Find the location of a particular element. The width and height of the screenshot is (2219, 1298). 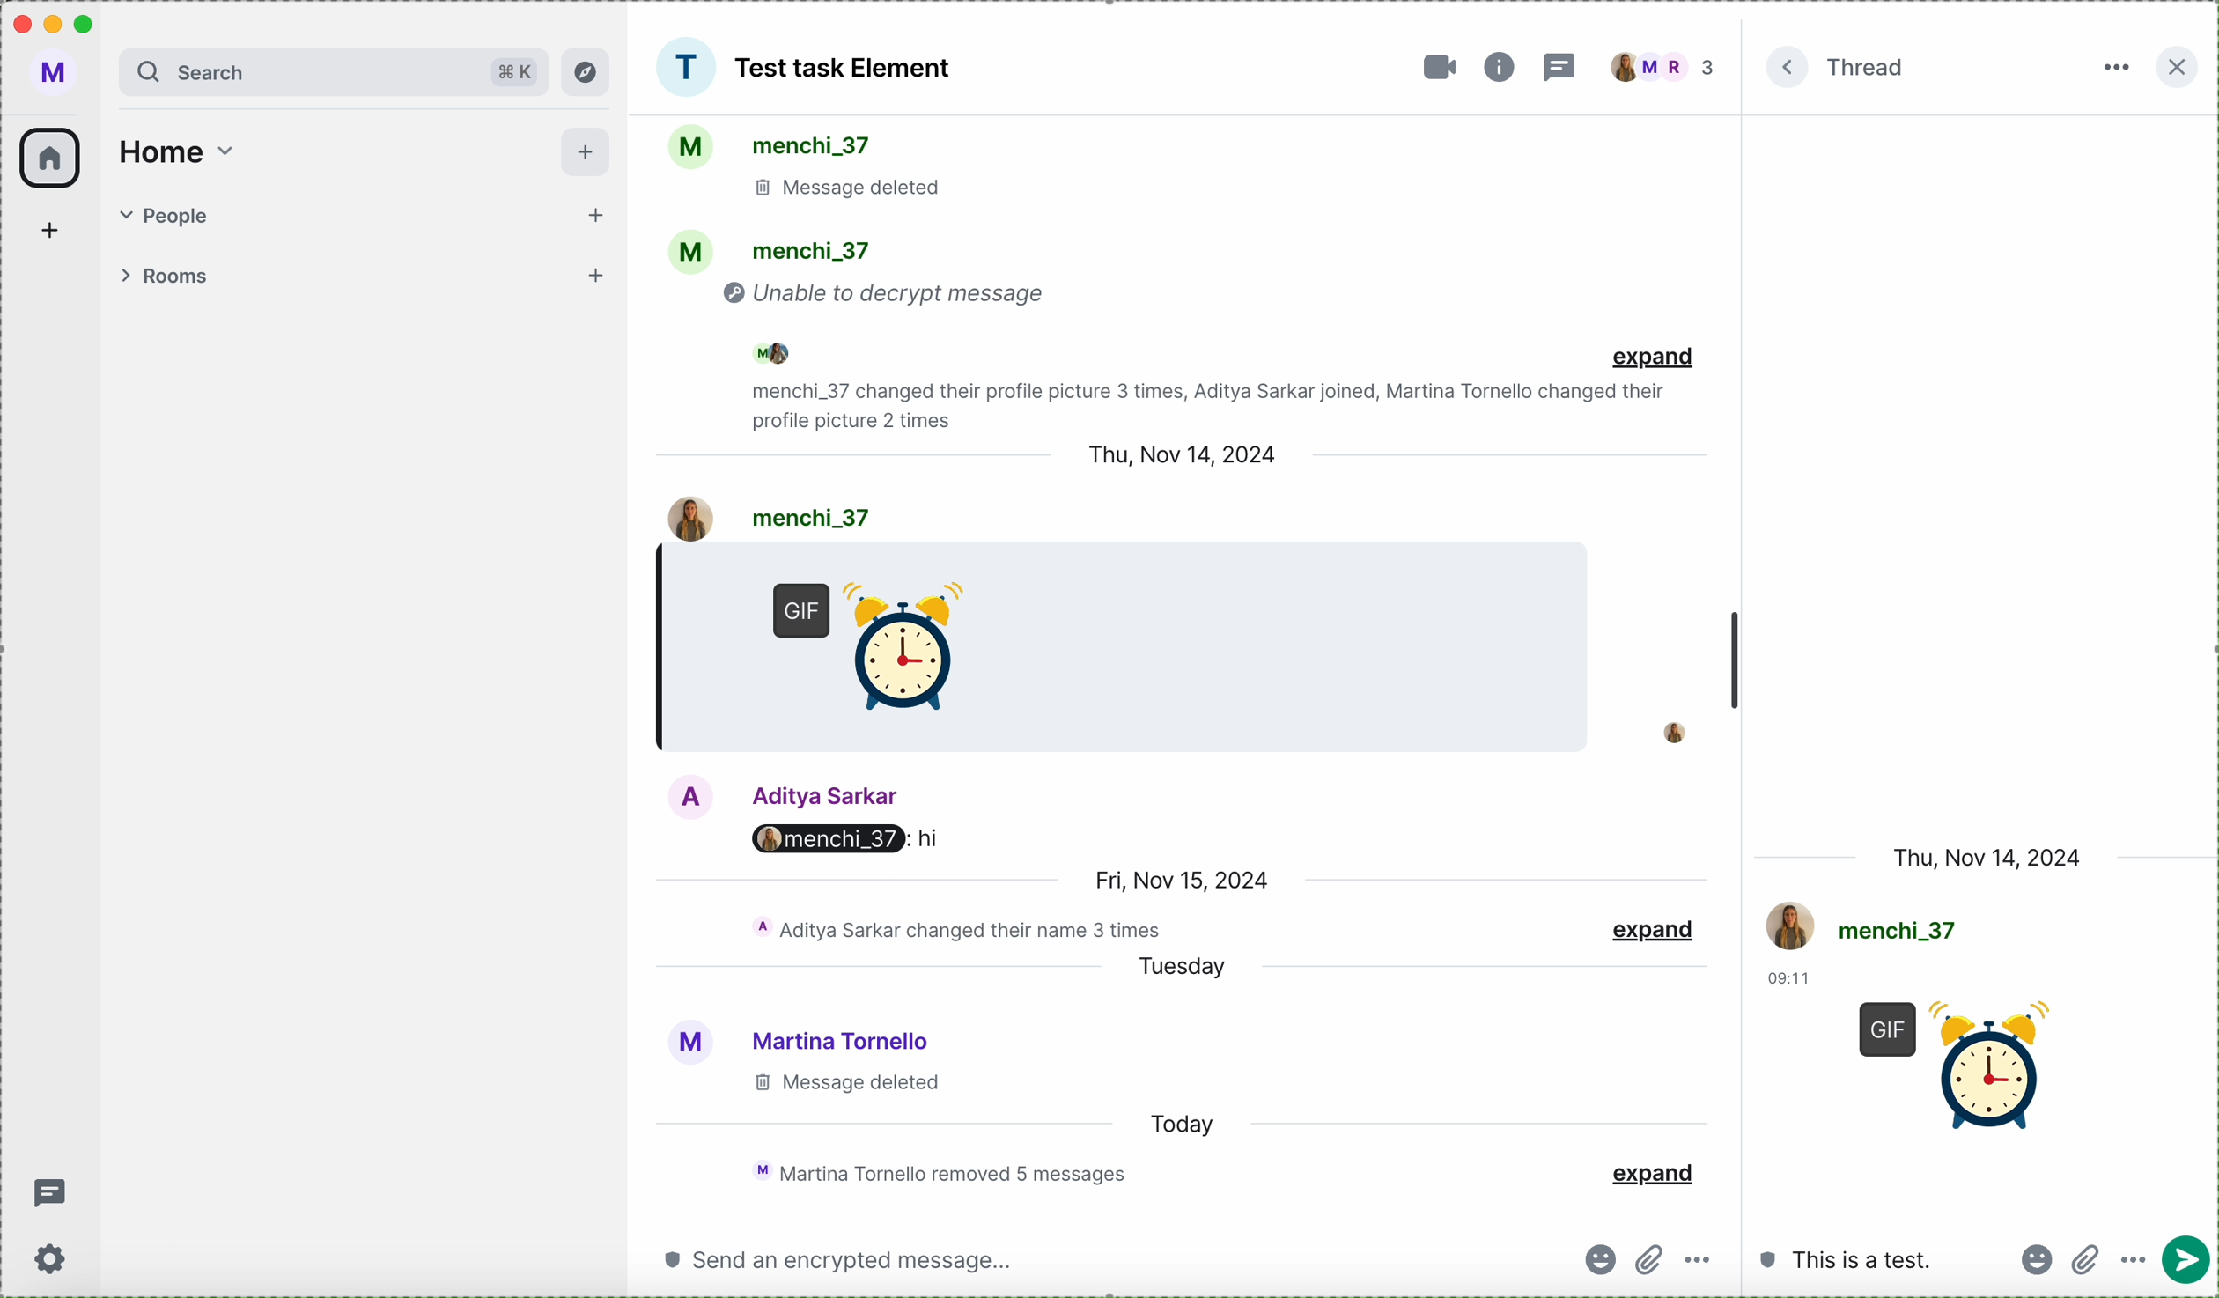

activity chat group is located at coordinates (1126, 272).